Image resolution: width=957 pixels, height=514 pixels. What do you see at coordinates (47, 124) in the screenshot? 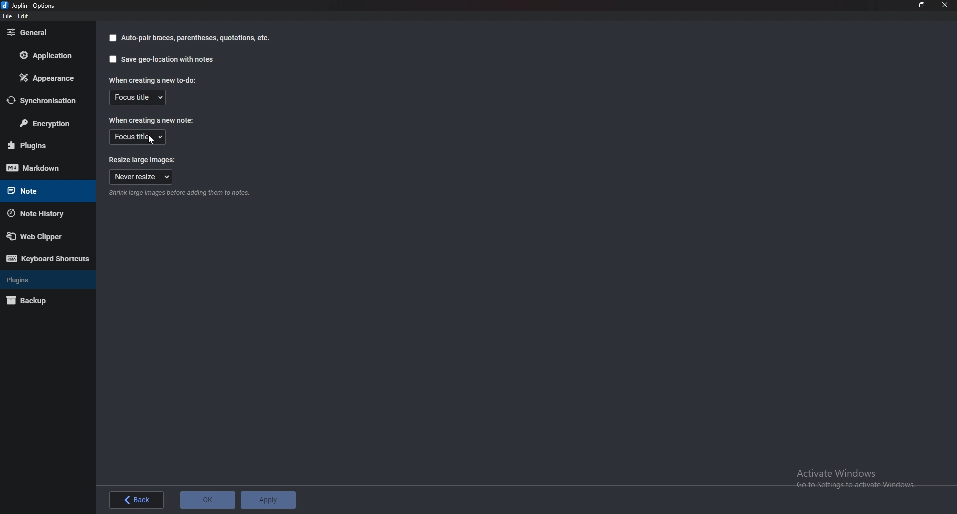
I see `Encryption` at bounding box center [47, 124].